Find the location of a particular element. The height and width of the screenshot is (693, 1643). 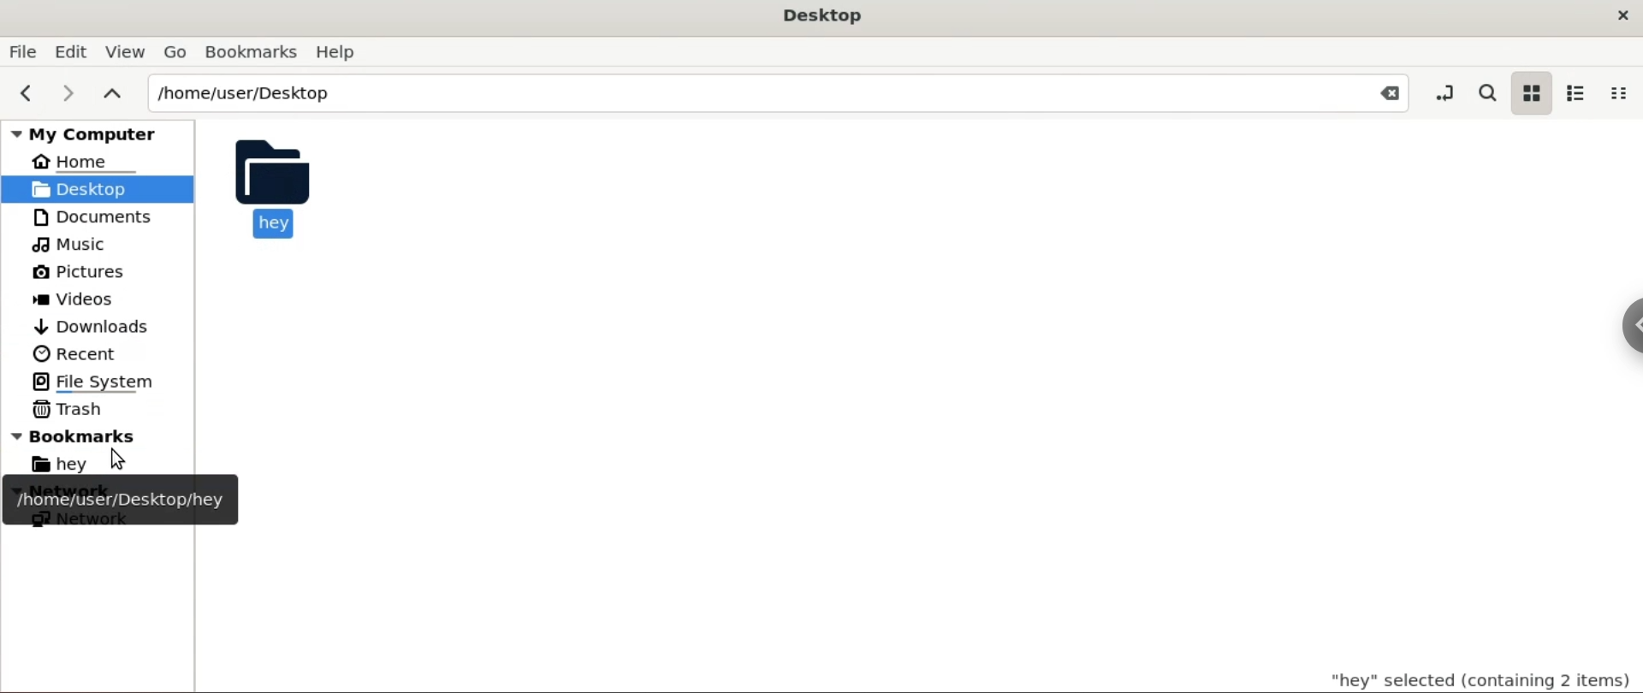

Desktop is located at coordinates (823, 14).